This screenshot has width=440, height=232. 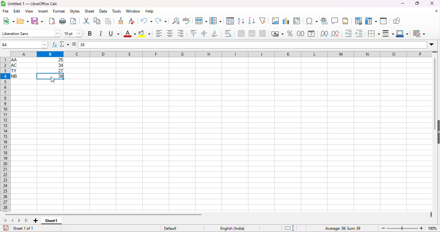 What do you see at coordinates (91, 33) in the screenshot?
I see `bold` at bounding box center [91, 33].